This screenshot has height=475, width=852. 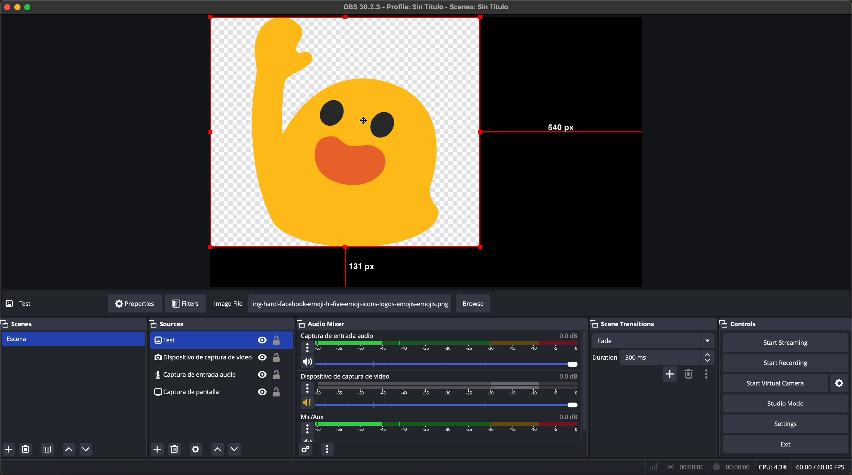 What do you see at coordinates (159, 450) in the screenshot?
I see `click on add source` at bounding box center [159, 450].